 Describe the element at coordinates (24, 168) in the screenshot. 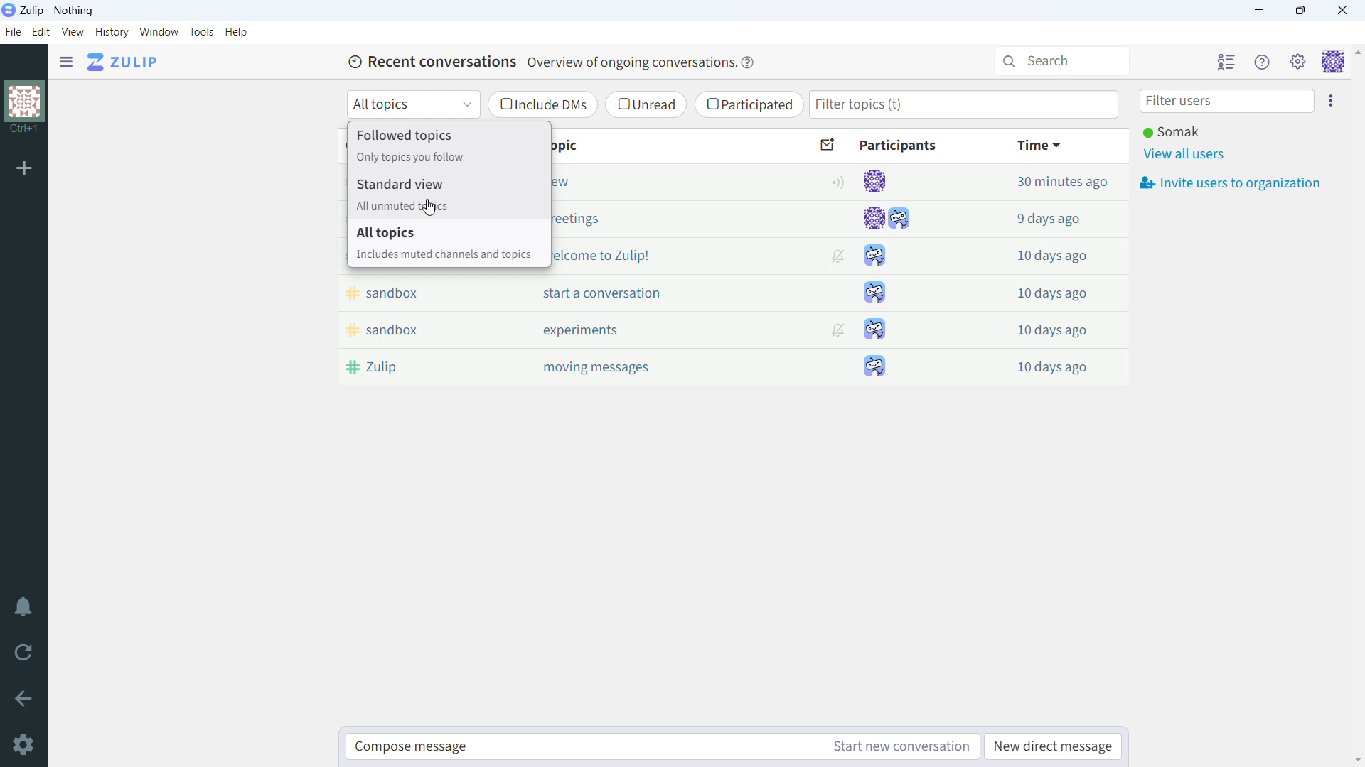

I see `add` at that location.